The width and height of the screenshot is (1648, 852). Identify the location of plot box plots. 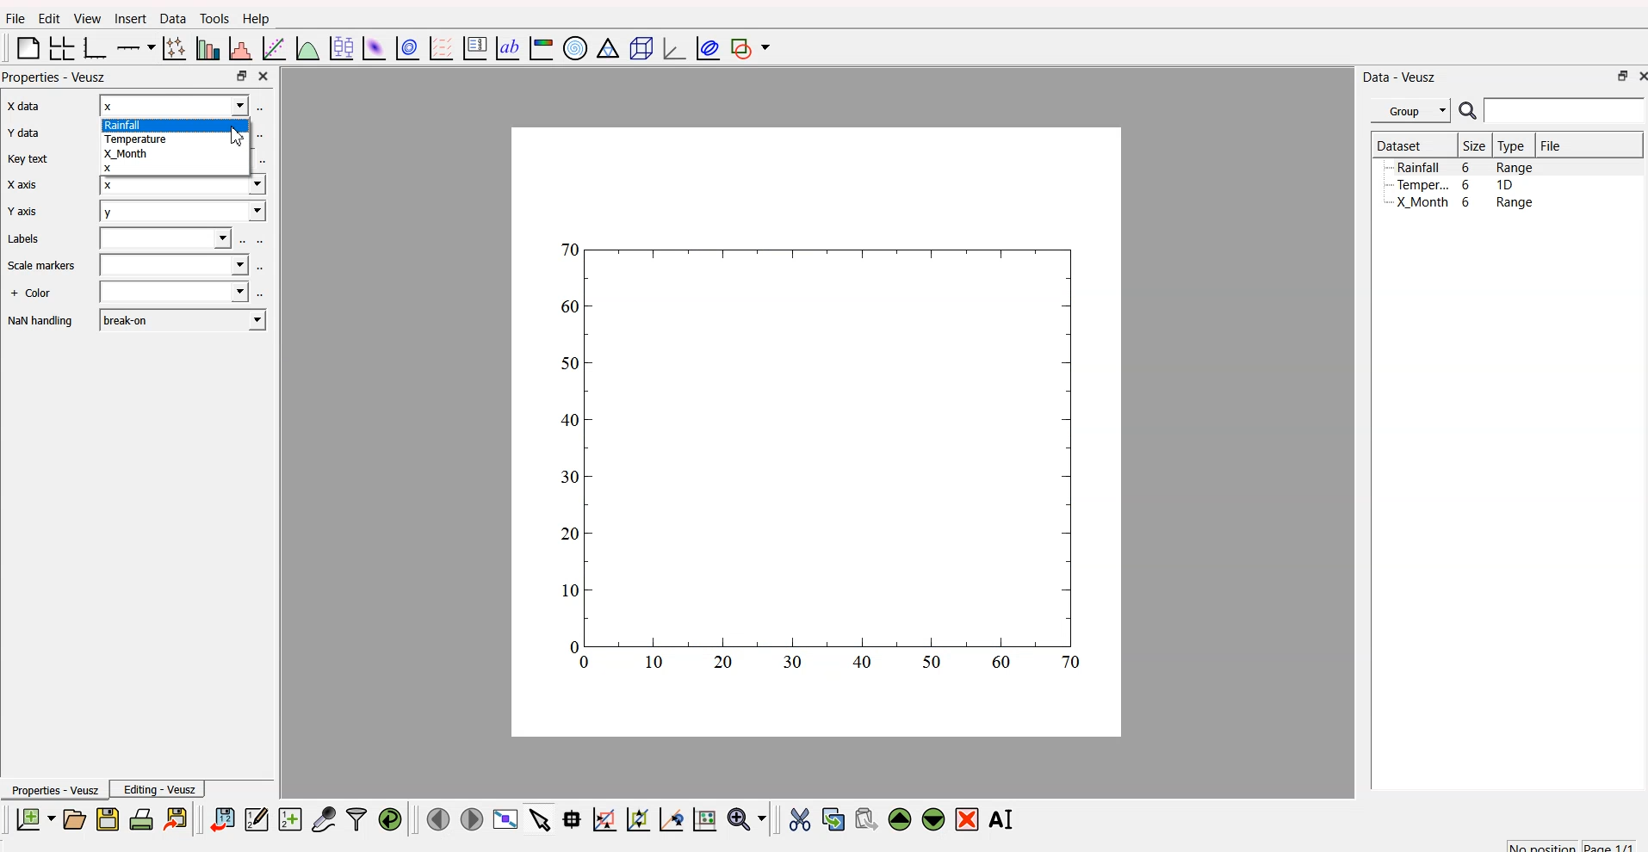
(341, 46).